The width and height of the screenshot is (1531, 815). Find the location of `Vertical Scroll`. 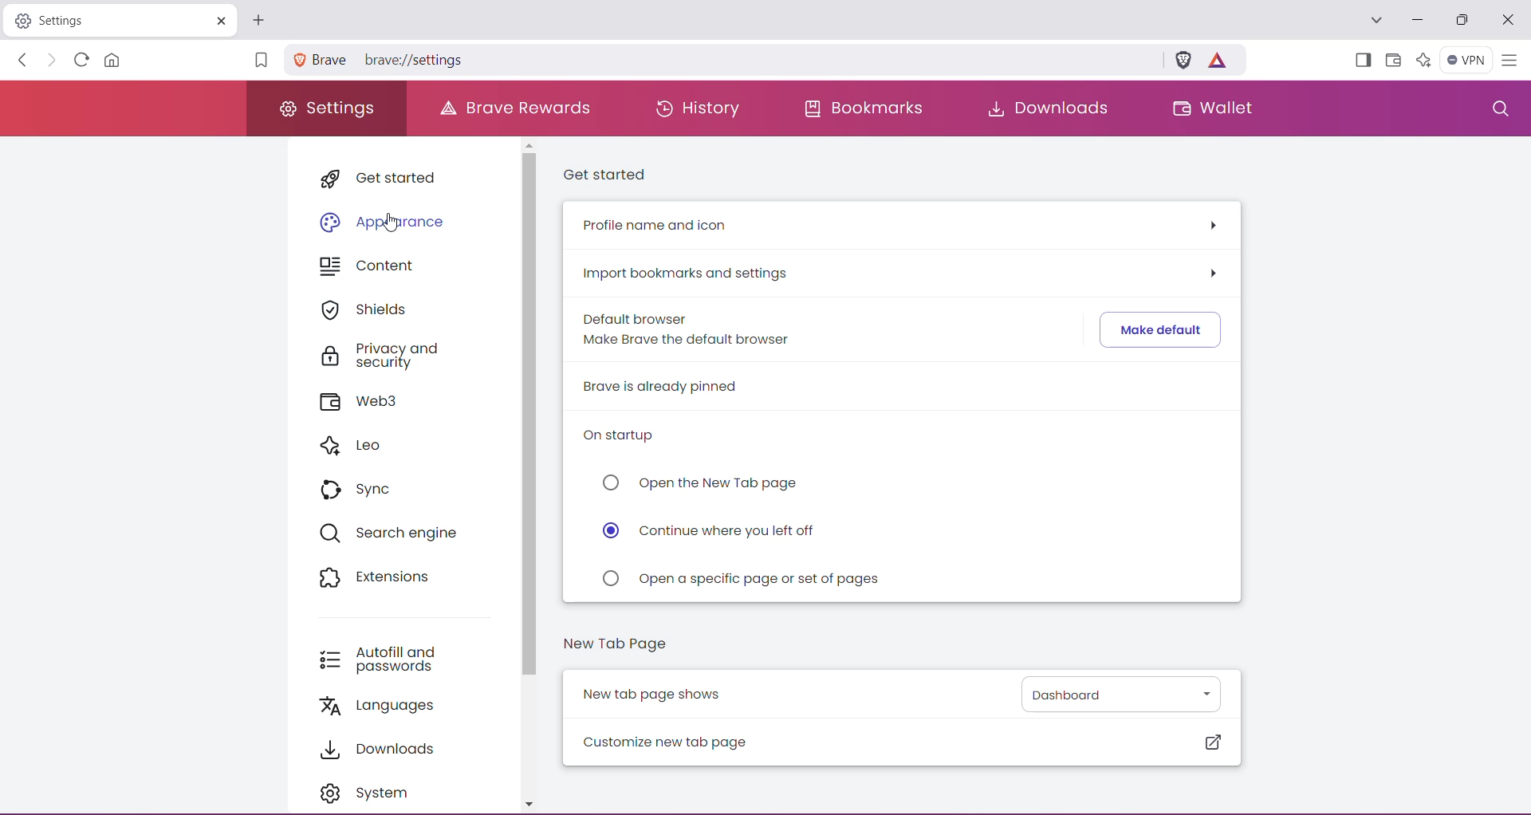

Vertical Scroll is located at coordinates (529, 478).